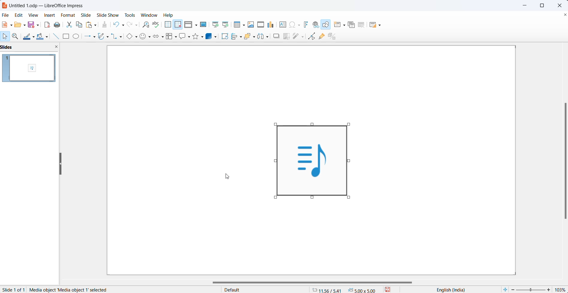 The image size is (568, 293). Describe the element at coordinates (249, 37) in the screenshot. I see `arrange` at that location.